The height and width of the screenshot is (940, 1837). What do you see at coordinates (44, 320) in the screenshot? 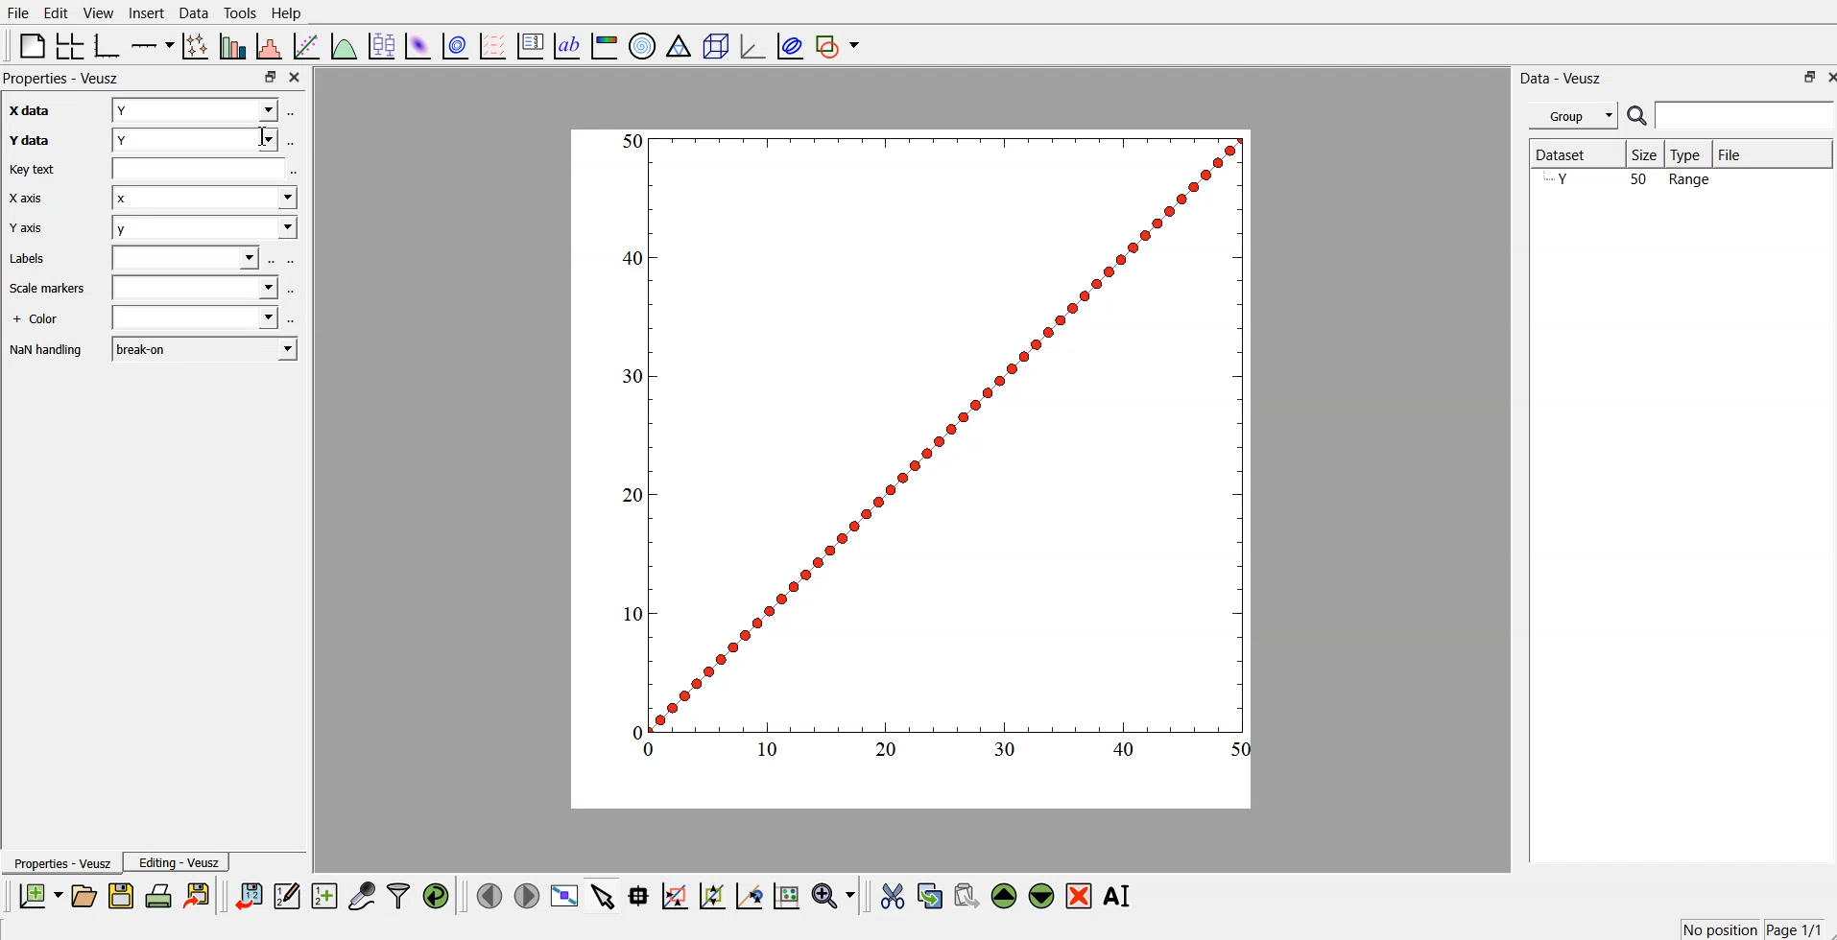
I see `` at bounding box center [44, 320].